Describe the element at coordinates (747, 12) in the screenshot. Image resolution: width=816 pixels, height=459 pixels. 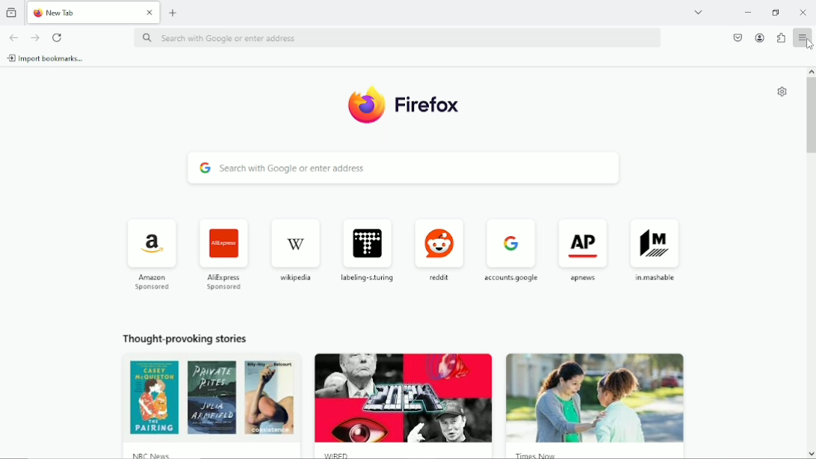
I see `Minimize` at that location.